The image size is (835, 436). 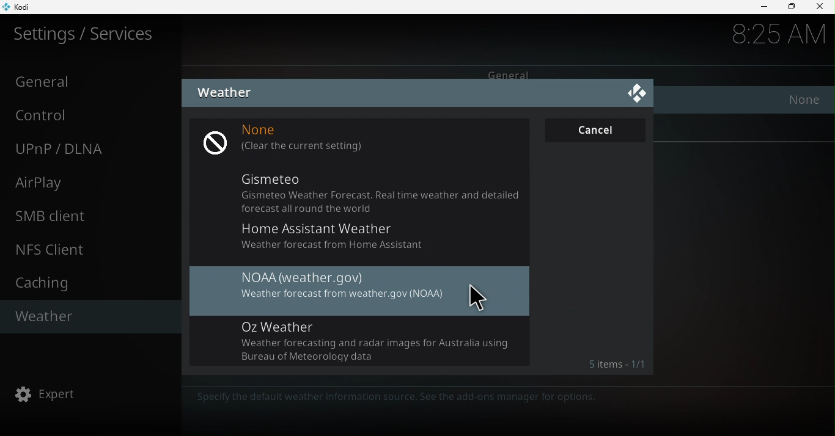 What do you see at coordinates (346, 238) in the screenshot?
I see `Home Assistant Weather
Weather forecast from Home Assistant` at bounding box center [346, 238].